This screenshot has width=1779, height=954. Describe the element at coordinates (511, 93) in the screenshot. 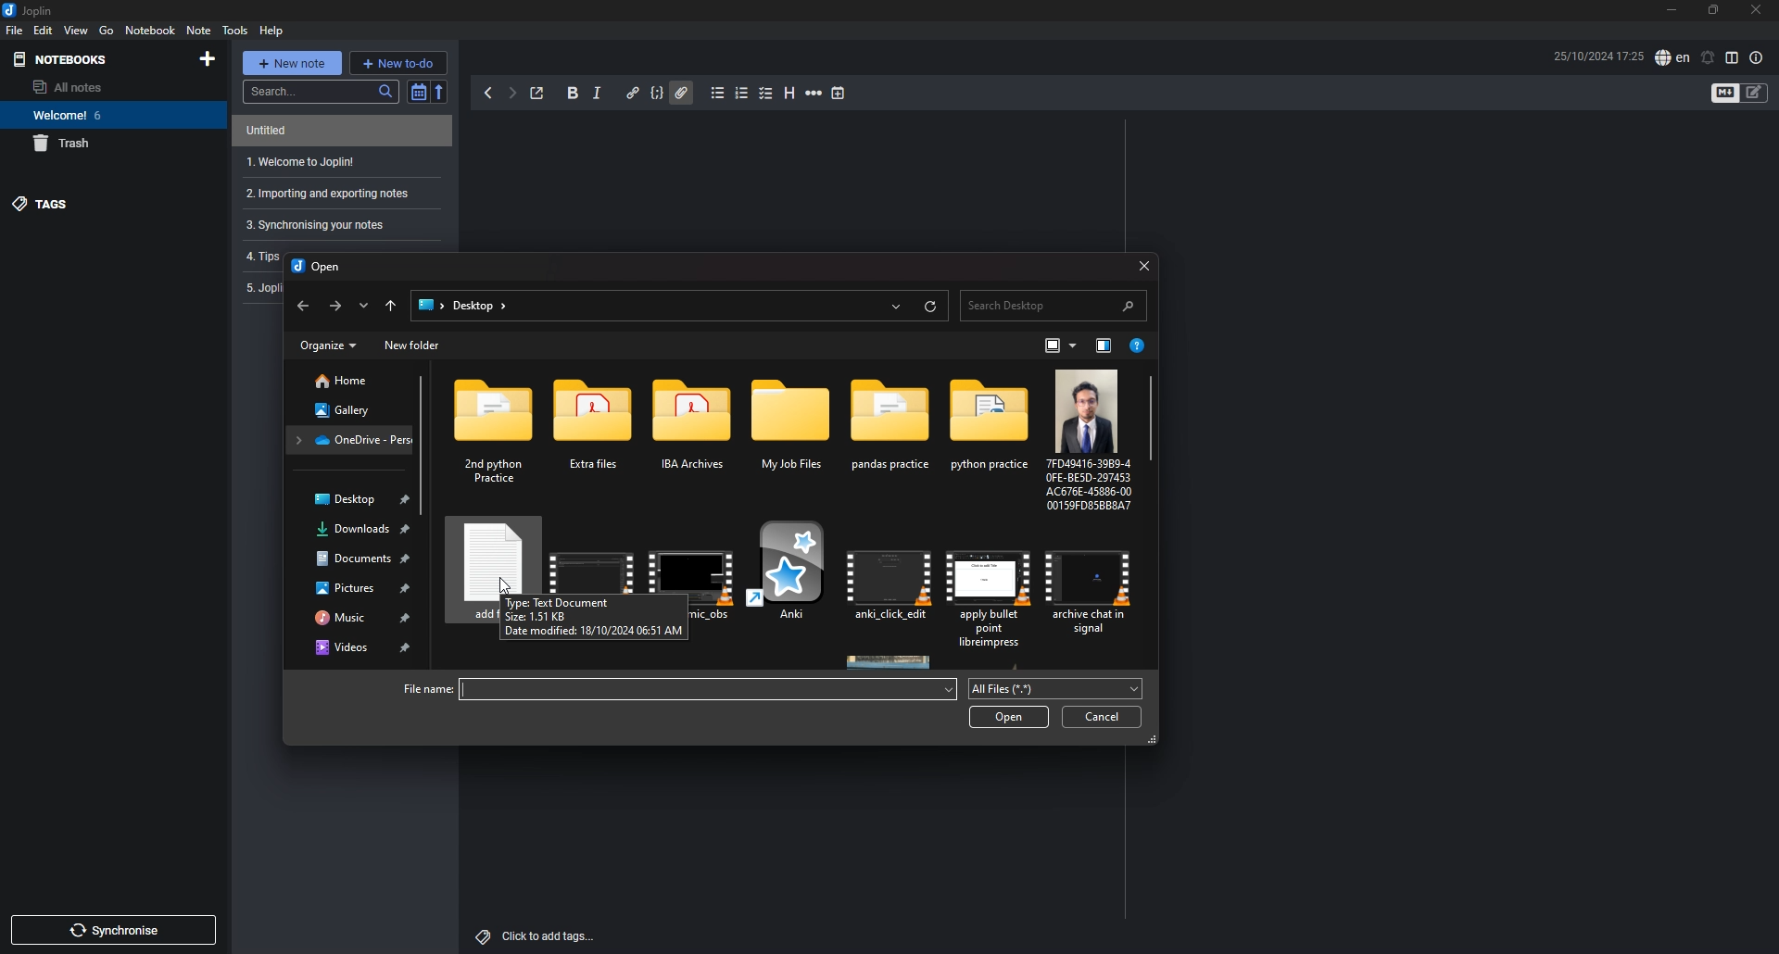

I see `forward` at that location.